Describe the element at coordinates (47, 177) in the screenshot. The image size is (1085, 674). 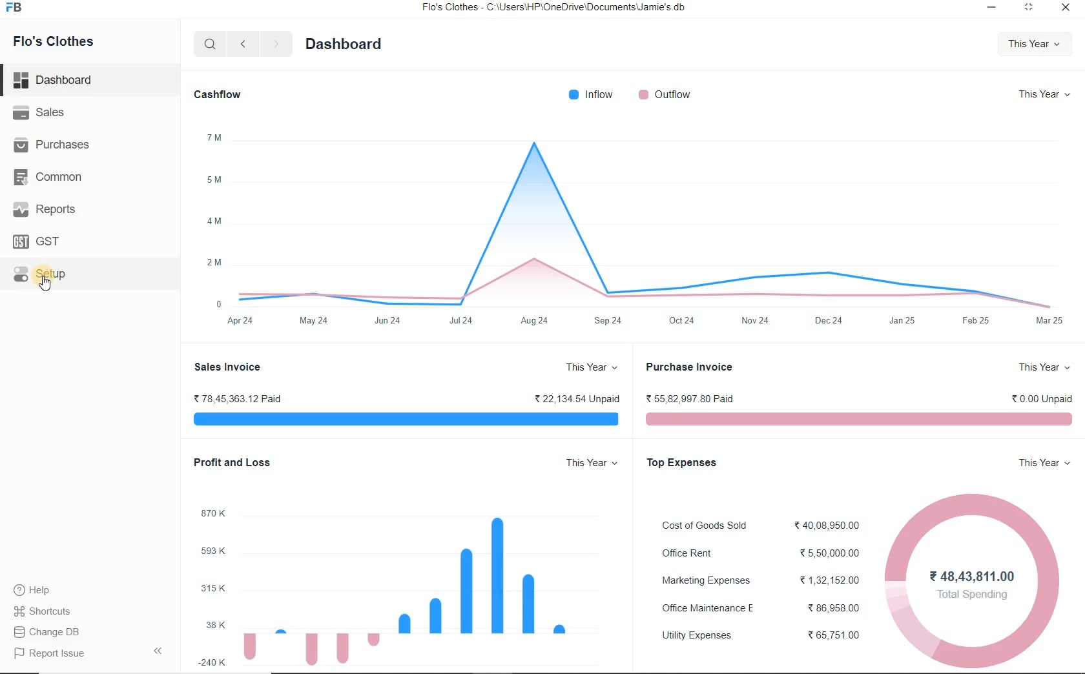
I see `Common` at that location.